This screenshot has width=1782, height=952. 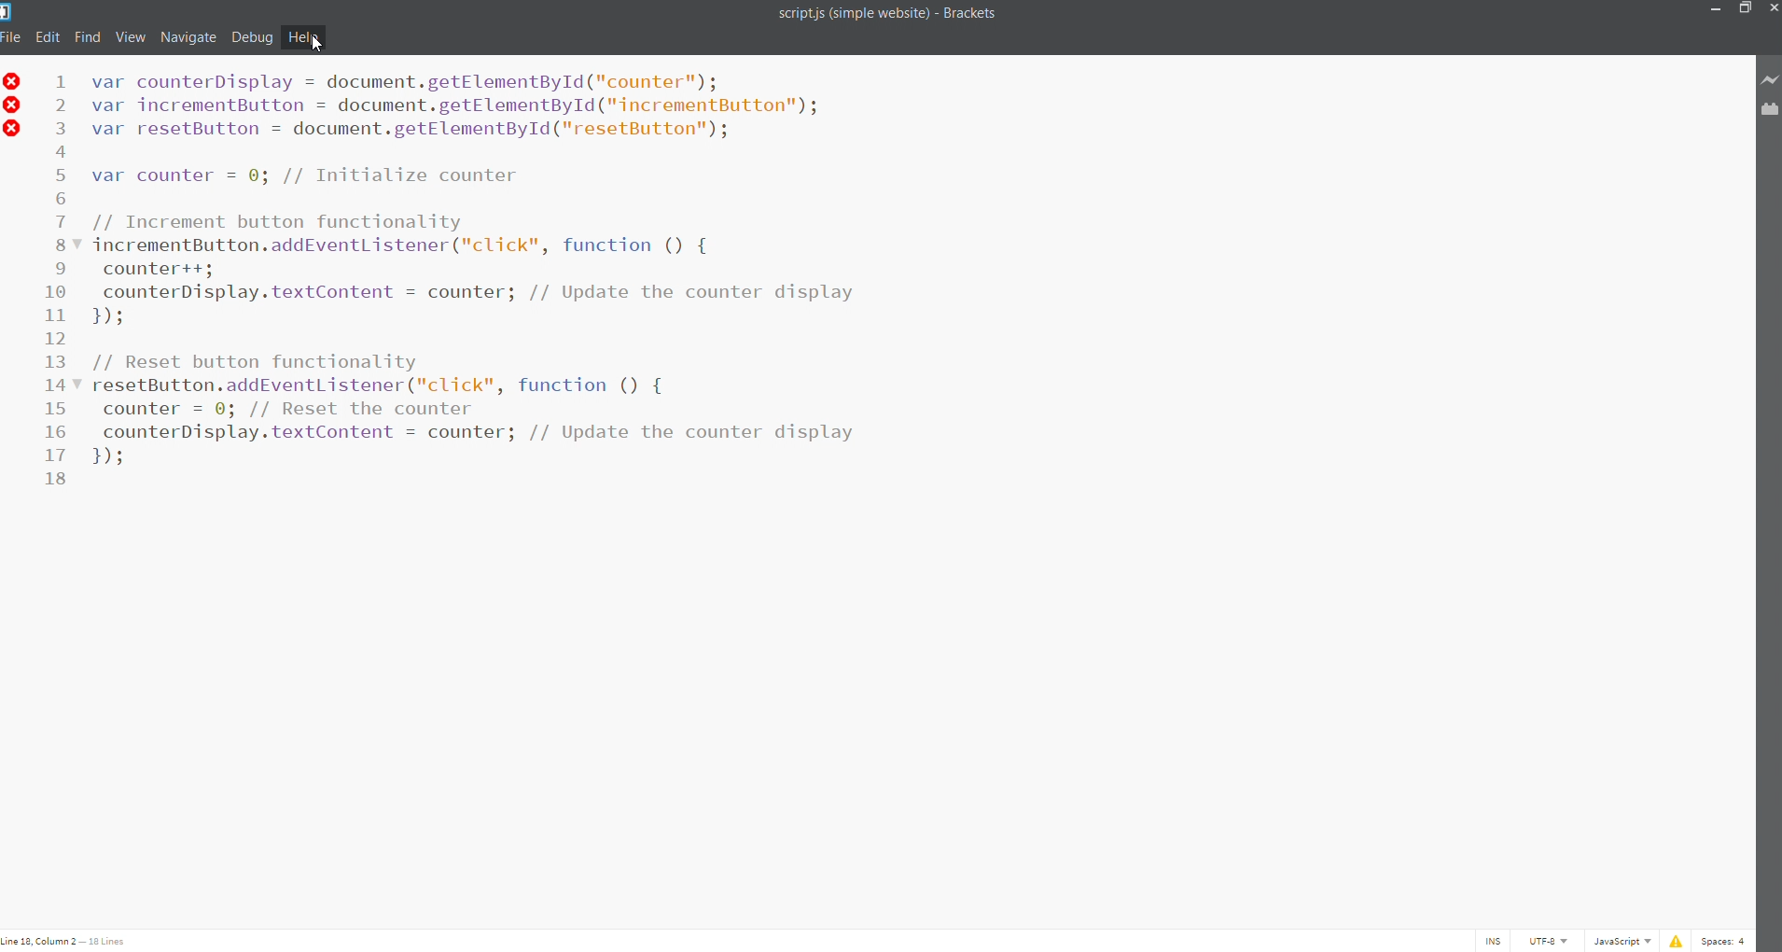 What do you see at coordinates (131, 35) in the screenshot?
I see `view` at bounding box center [131, 35].